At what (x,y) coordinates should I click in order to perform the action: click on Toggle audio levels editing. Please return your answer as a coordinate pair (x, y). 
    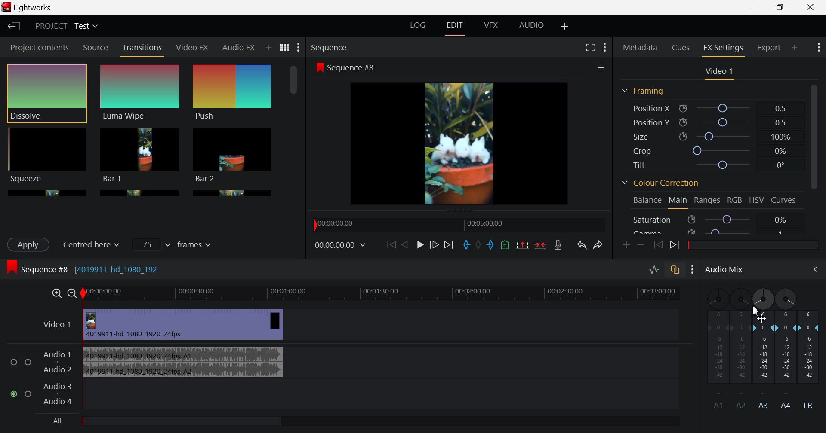
    Looking at the image, I should click on (653, 271).